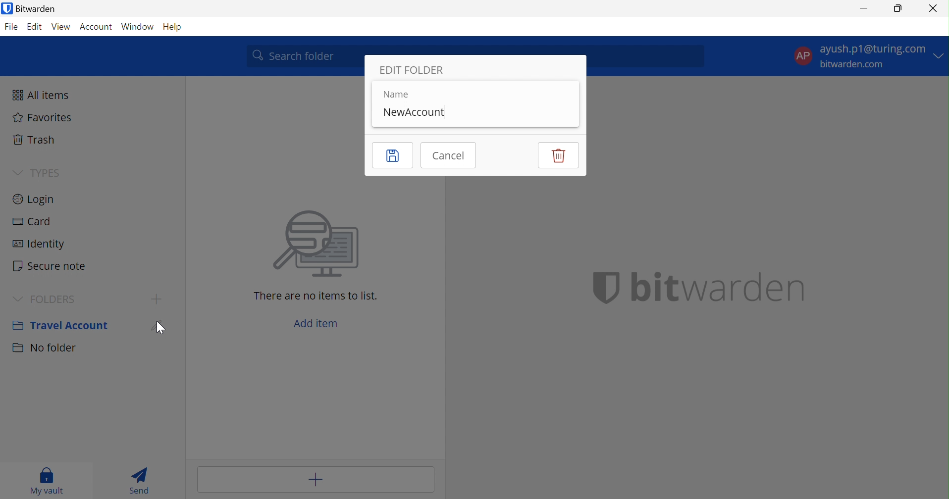 The height and width of the screenshot is (499, 949). Describe the element at coordinates (395, 94) in the screenshot. I see `Name` at that location.